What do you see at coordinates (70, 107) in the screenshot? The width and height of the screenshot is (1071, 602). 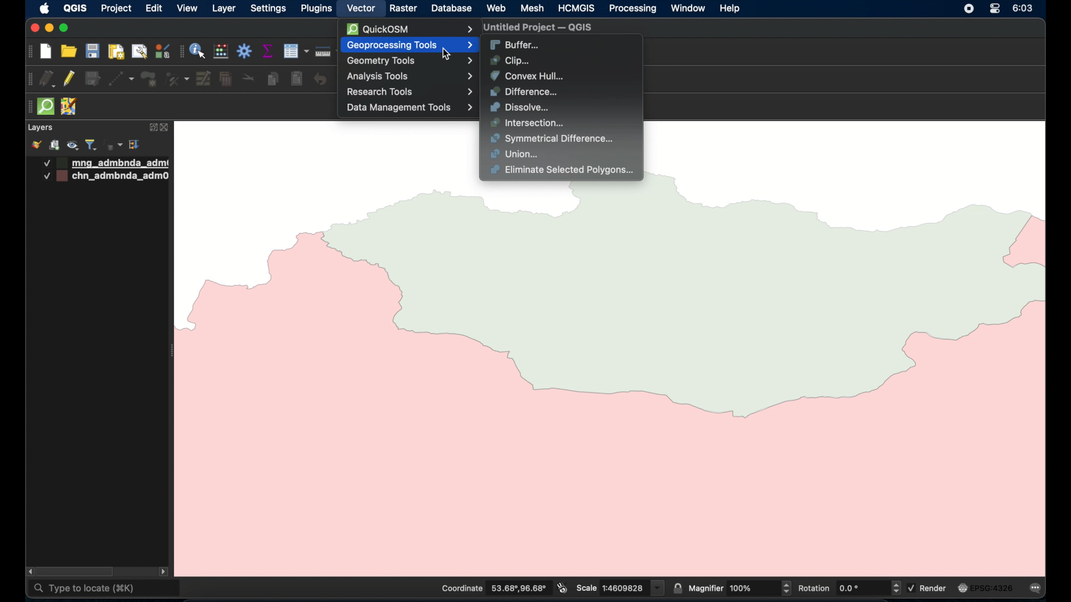 I see `jsom remote` at bounding box center [70, 107].